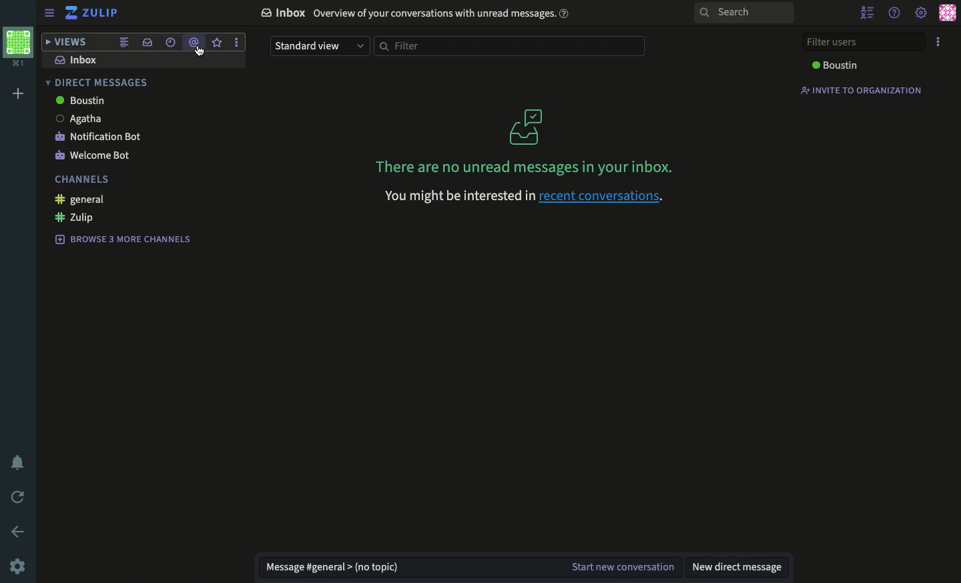 The width and height of the screenshot is (961, 583). Describe the element at coordinates (626, 565) in the screenshot. I see `start new conversation` at that location.